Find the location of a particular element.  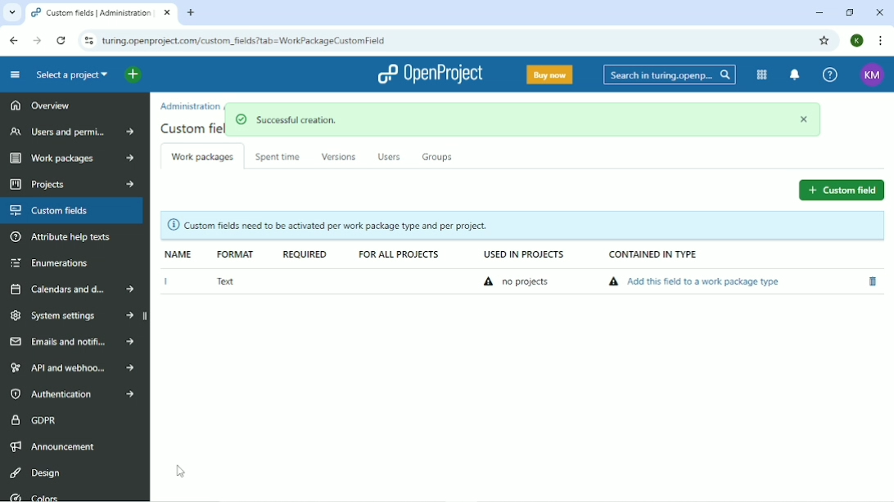

Bookmark this tab is located at coordinates (825, 41).